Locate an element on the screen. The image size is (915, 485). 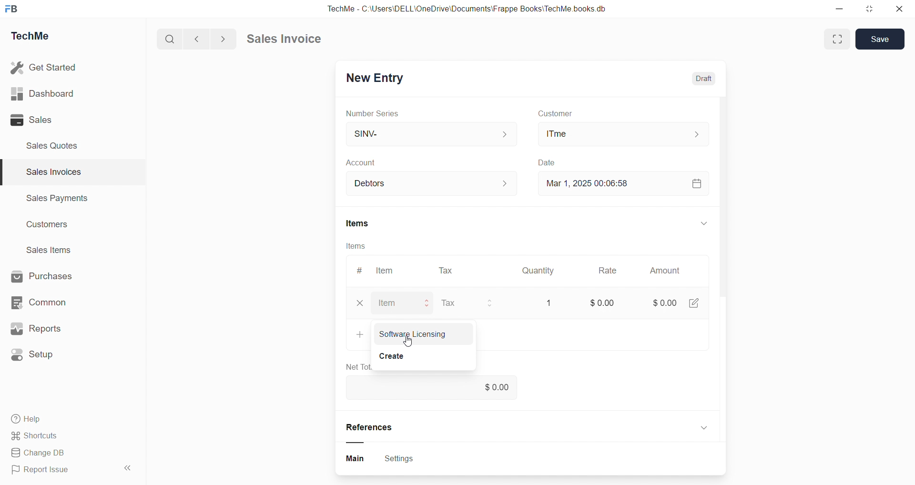
 Item is located at coordinates (383, 301).